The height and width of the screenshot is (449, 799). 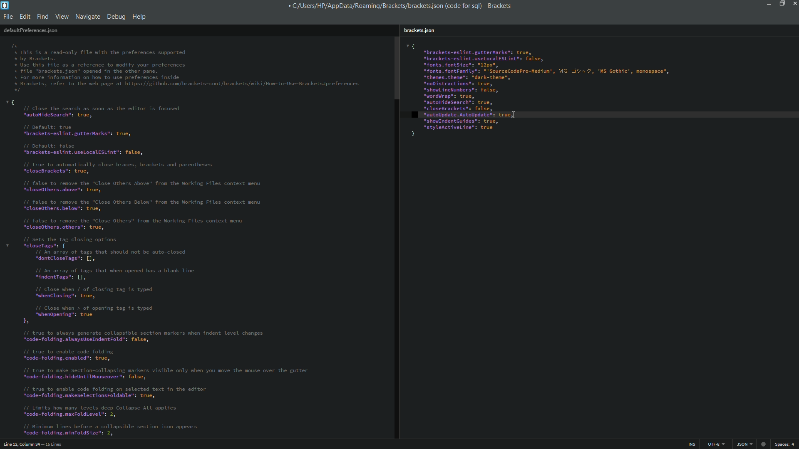 I want to click on defaultpreferences.json, so click(x=30, y=30).